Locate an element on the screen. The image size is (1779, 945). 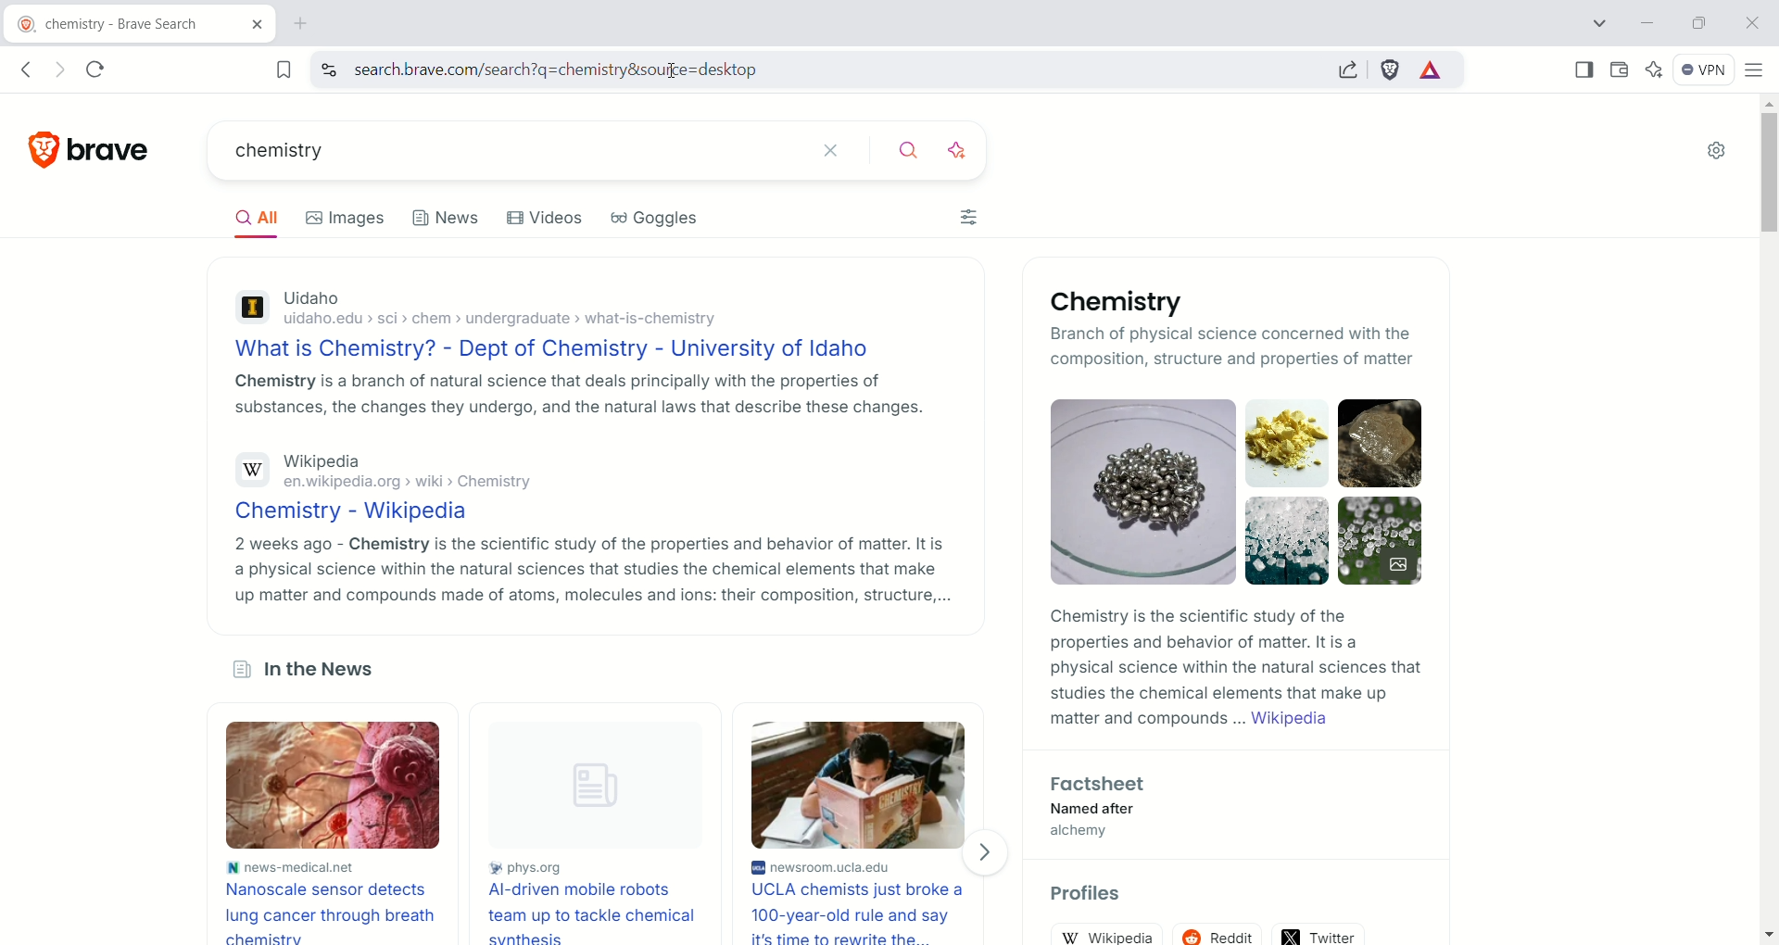
Factsheet is located at coordinates (1101, 785).